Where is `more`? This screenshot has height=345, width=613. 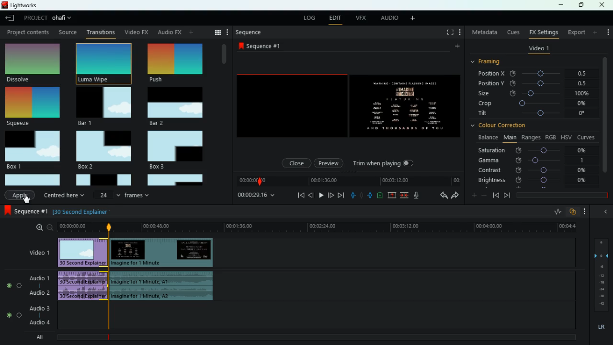
more is located at coordinates (415, 19).